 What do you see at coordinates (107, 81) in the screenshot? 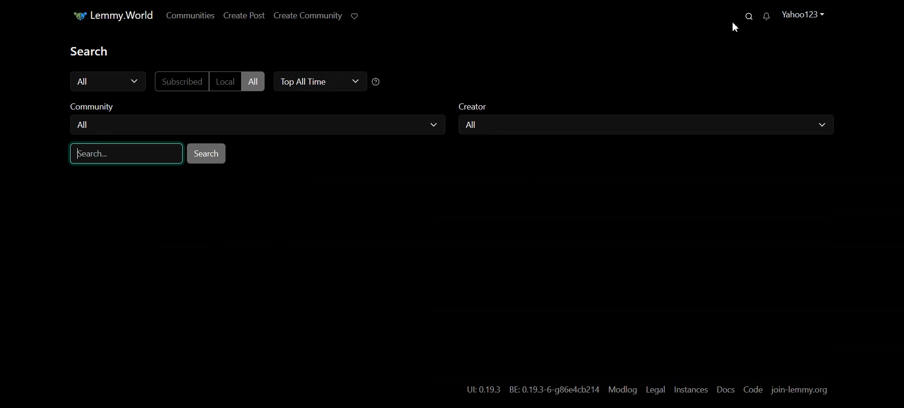
I see `All` at bounding box center [107, 81].